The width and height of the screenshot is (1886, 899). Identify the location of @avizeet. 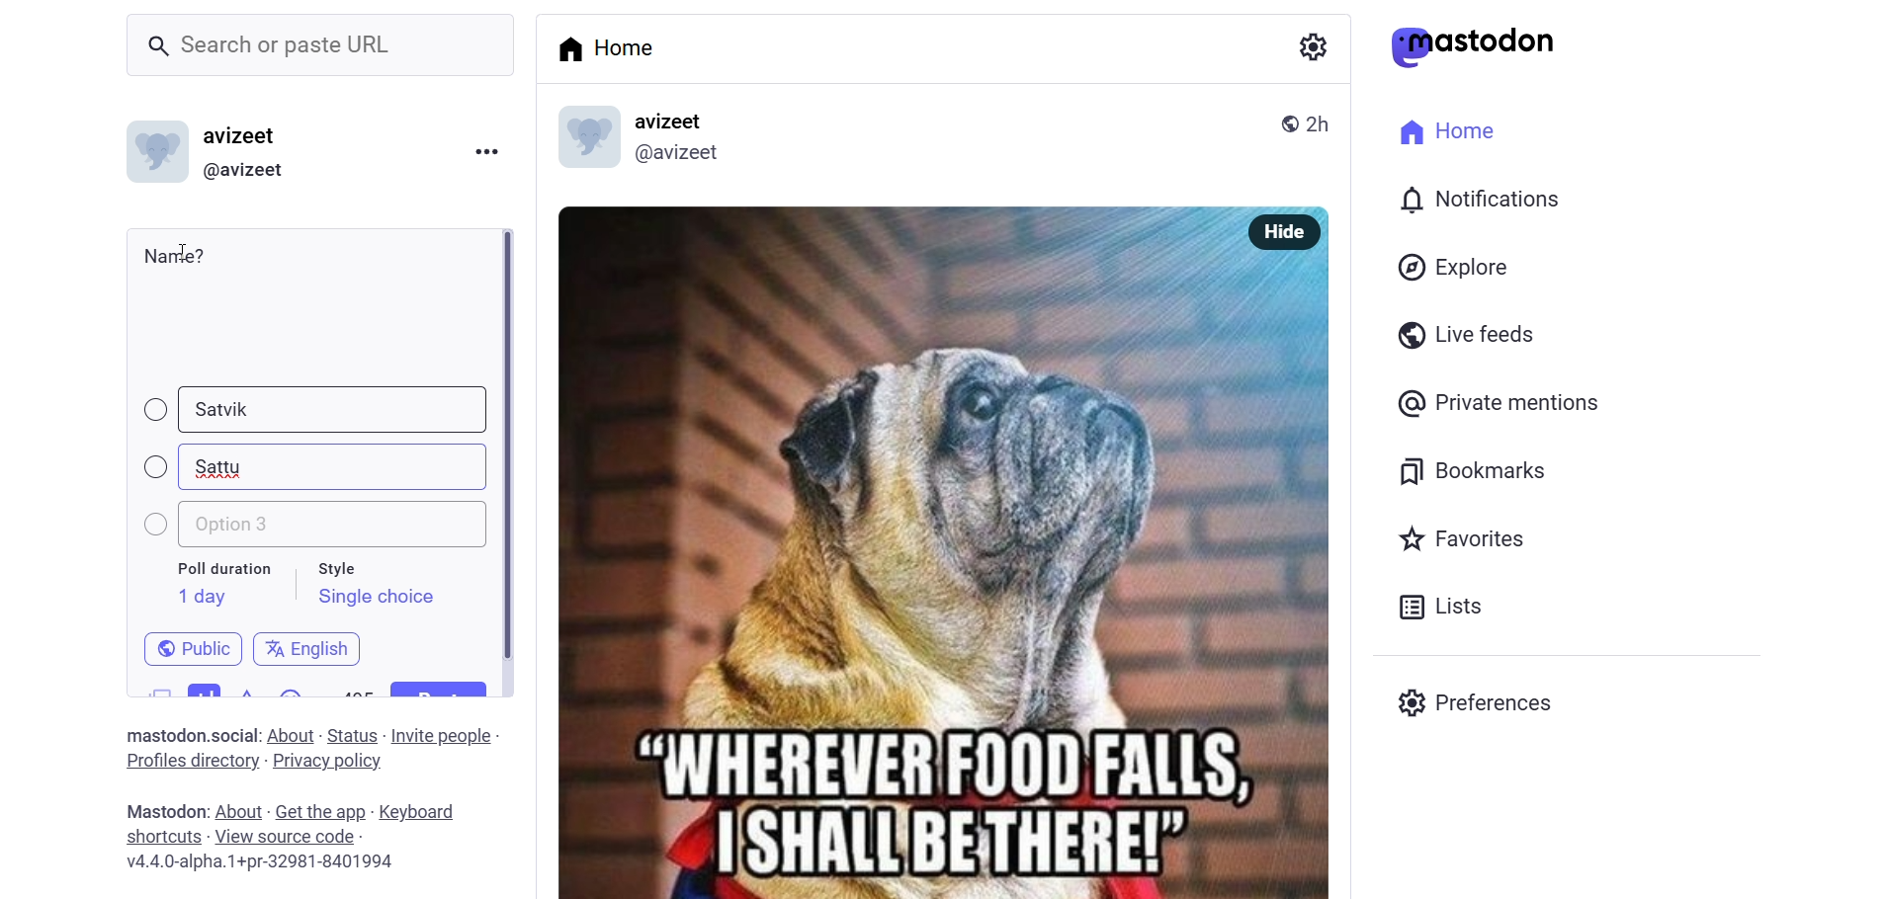
(243, 171).